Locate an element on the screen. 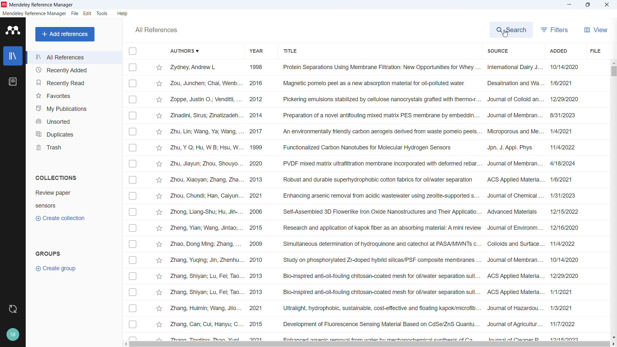  Trash  is located at coordinates (73, 146).